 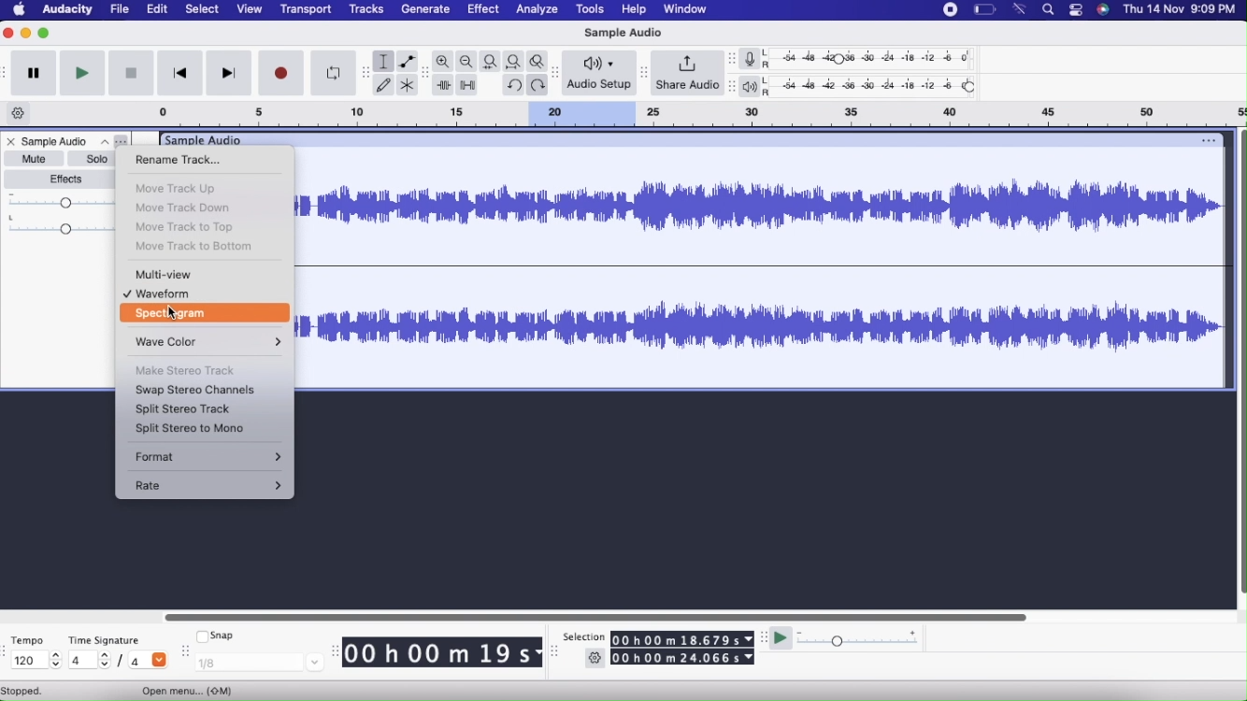 What do you see at coordinates (188, 161) in the screenshot?
I see `Rename Track` at bounding box center [188, 161].